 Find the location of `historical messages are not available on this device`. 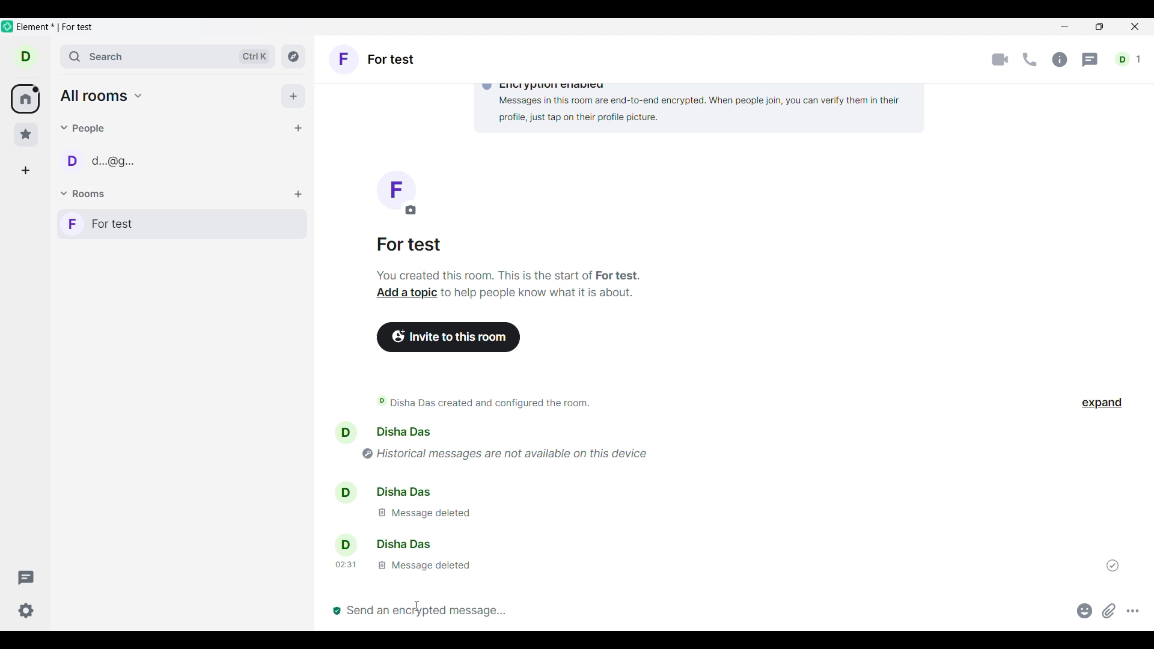

historical messages are not available on this device is located at coordinates (514, 451).